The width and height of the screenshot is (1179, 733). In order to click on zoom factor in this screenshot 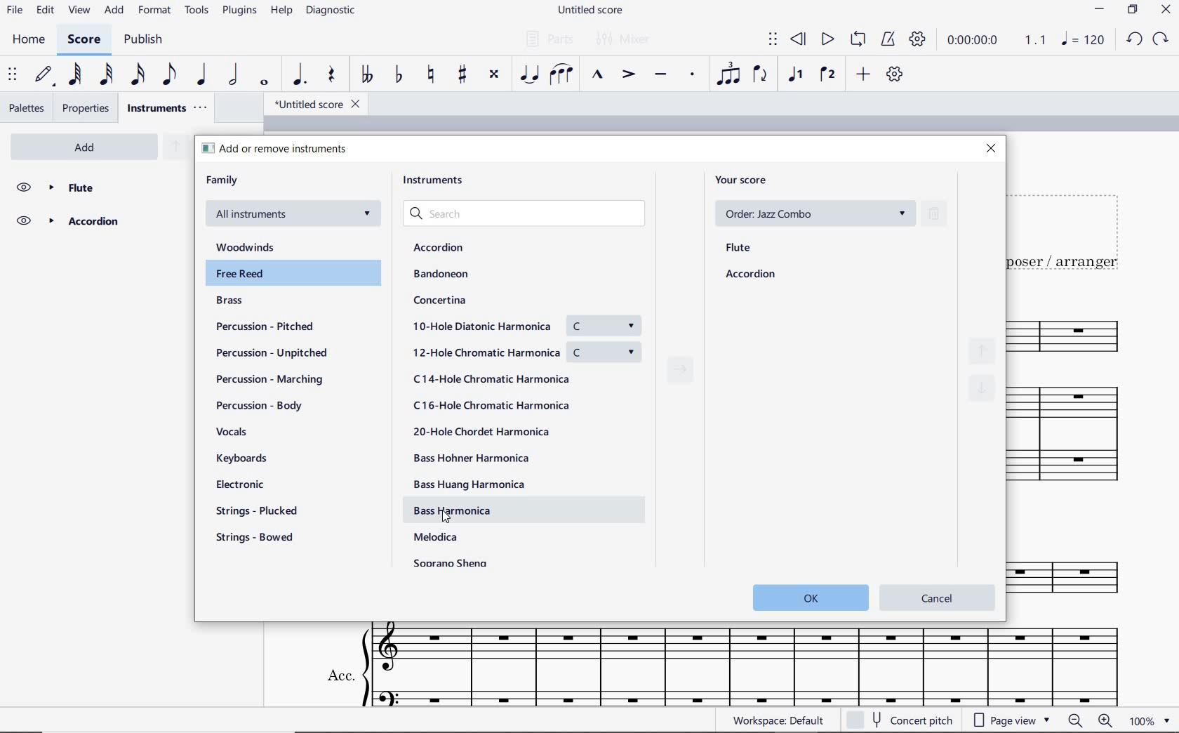, I will do `click(1140, 722)`.